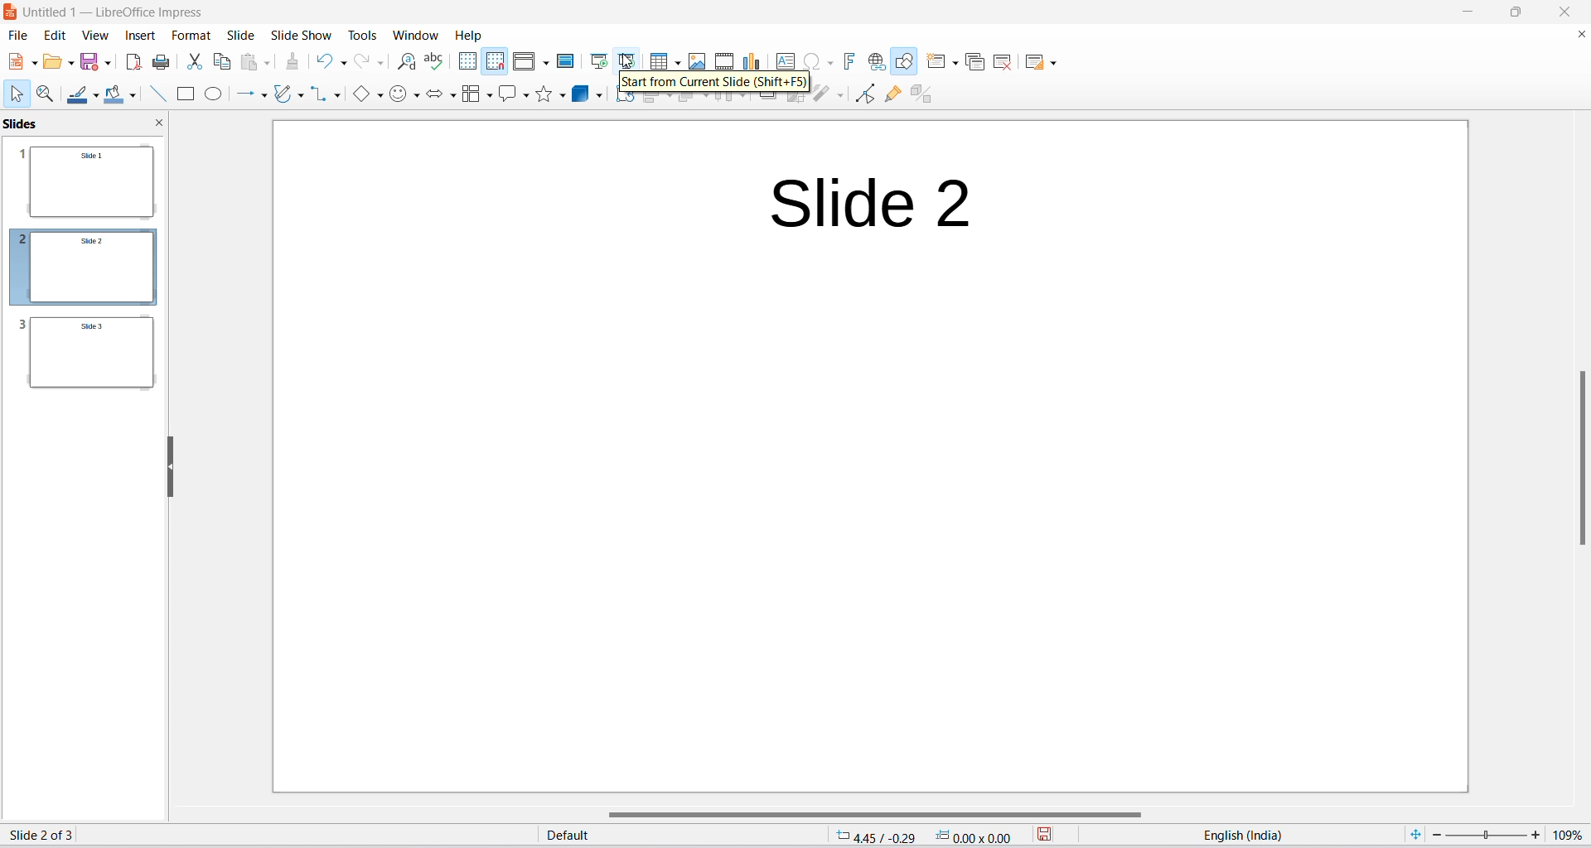 The image size is (1591, 848). What do you see at coordinates (132, 96) in the screenshot?
I see `fill color options` at bounding box center [132, 96].